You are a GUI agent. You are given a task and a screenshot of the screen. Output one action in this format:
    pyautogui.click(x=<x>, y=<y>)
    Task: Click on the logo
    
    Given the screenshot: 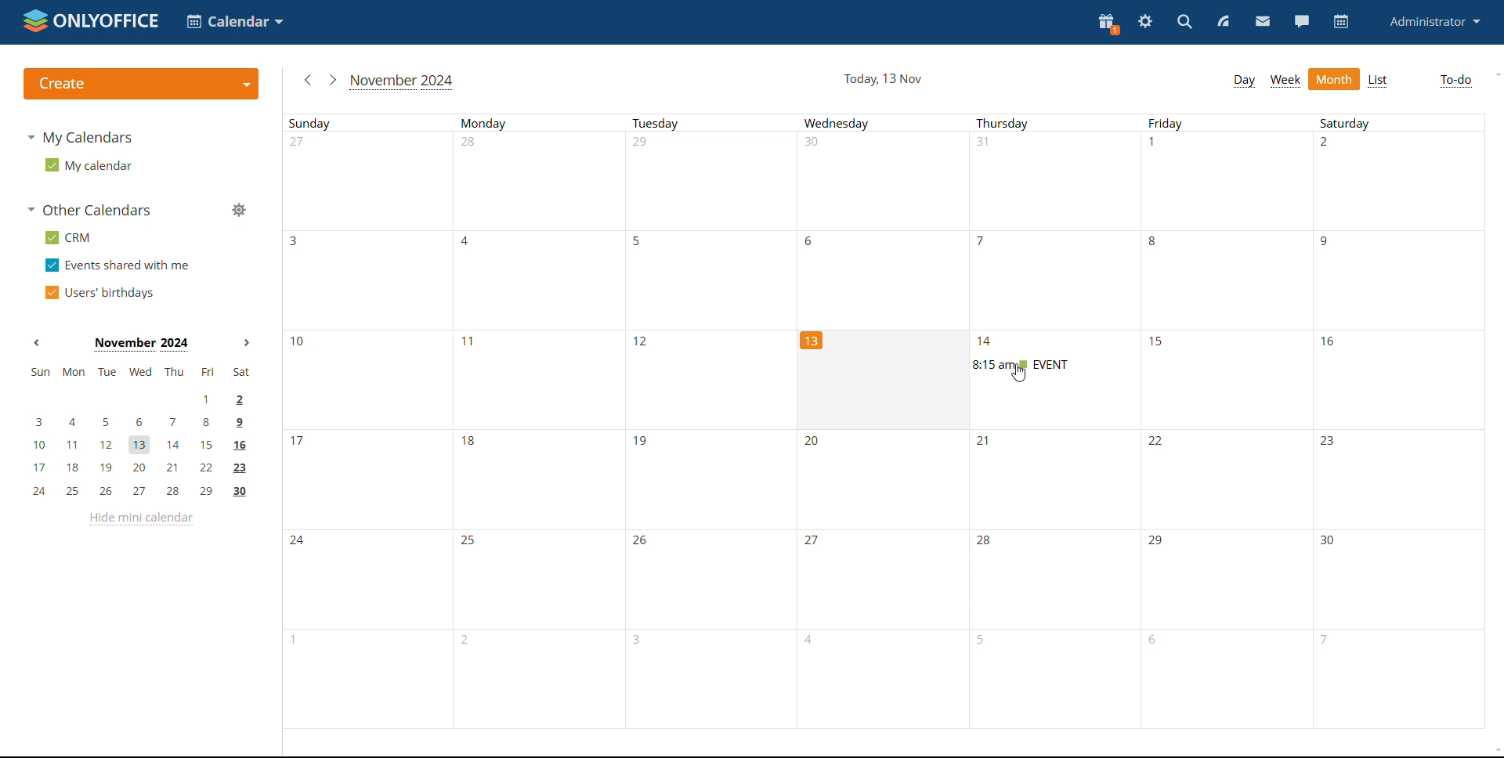 What is the action you would take?
    pyautogui.click(x=91, y=22)
    